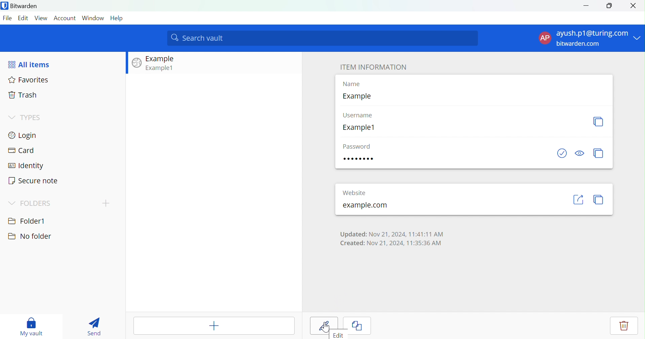 Image resolution: width=645 pixels, height=339 pixels. Describe the element at coordinates (598, 199) in the screenshot. I see `copy` at that location.